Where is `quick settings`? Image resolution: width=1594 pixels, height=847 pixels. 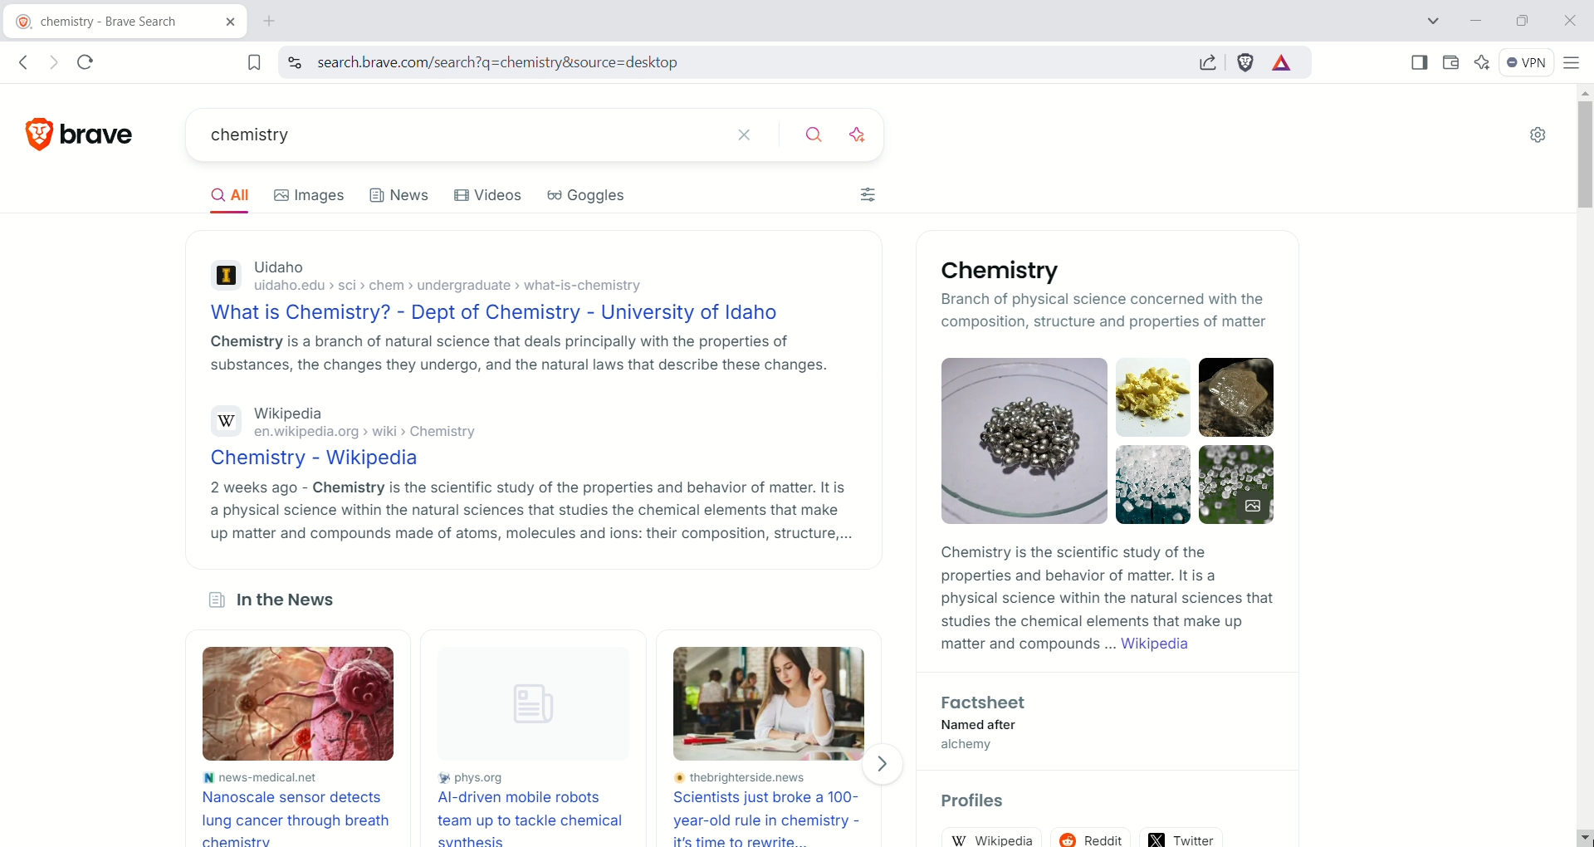 quick settings is located at coordinates (1538, 136).